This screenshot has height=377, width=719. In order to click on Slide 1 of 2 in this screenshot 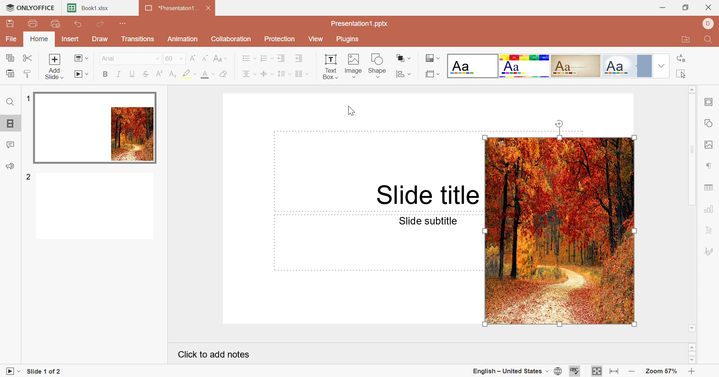, I will do `click(47, 372)`.